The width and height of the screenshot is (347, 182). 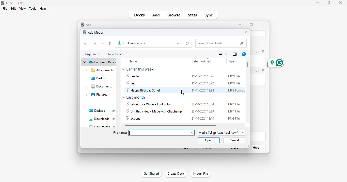 What do you see at coordinates (2, 3) in the screenshot?
I see `logo` at bounding box center [2, 3].